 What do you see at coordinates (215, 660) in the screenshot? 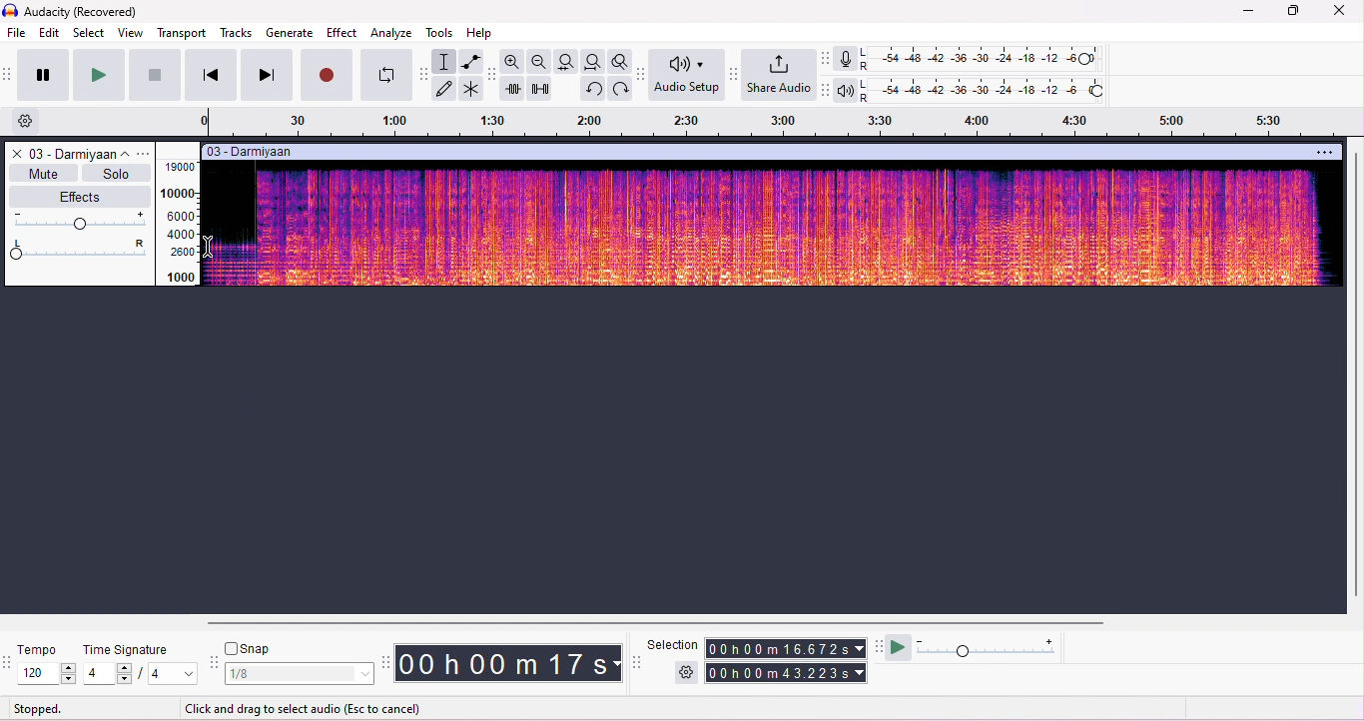
I see `snap tool bar` at bounding box center [215, 660].